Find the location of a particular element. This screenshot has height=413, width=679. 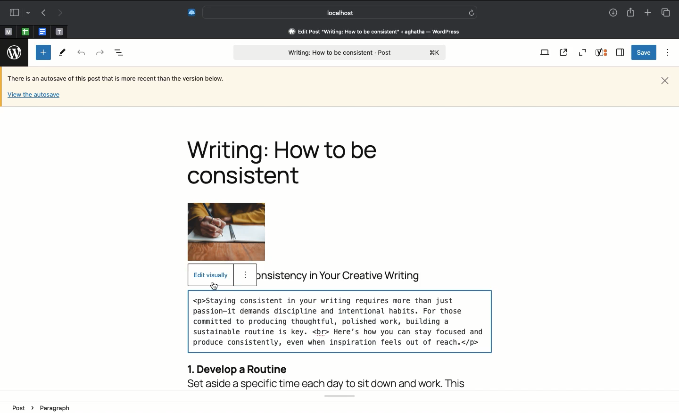

Yoast is located at coordinates (603, 53).